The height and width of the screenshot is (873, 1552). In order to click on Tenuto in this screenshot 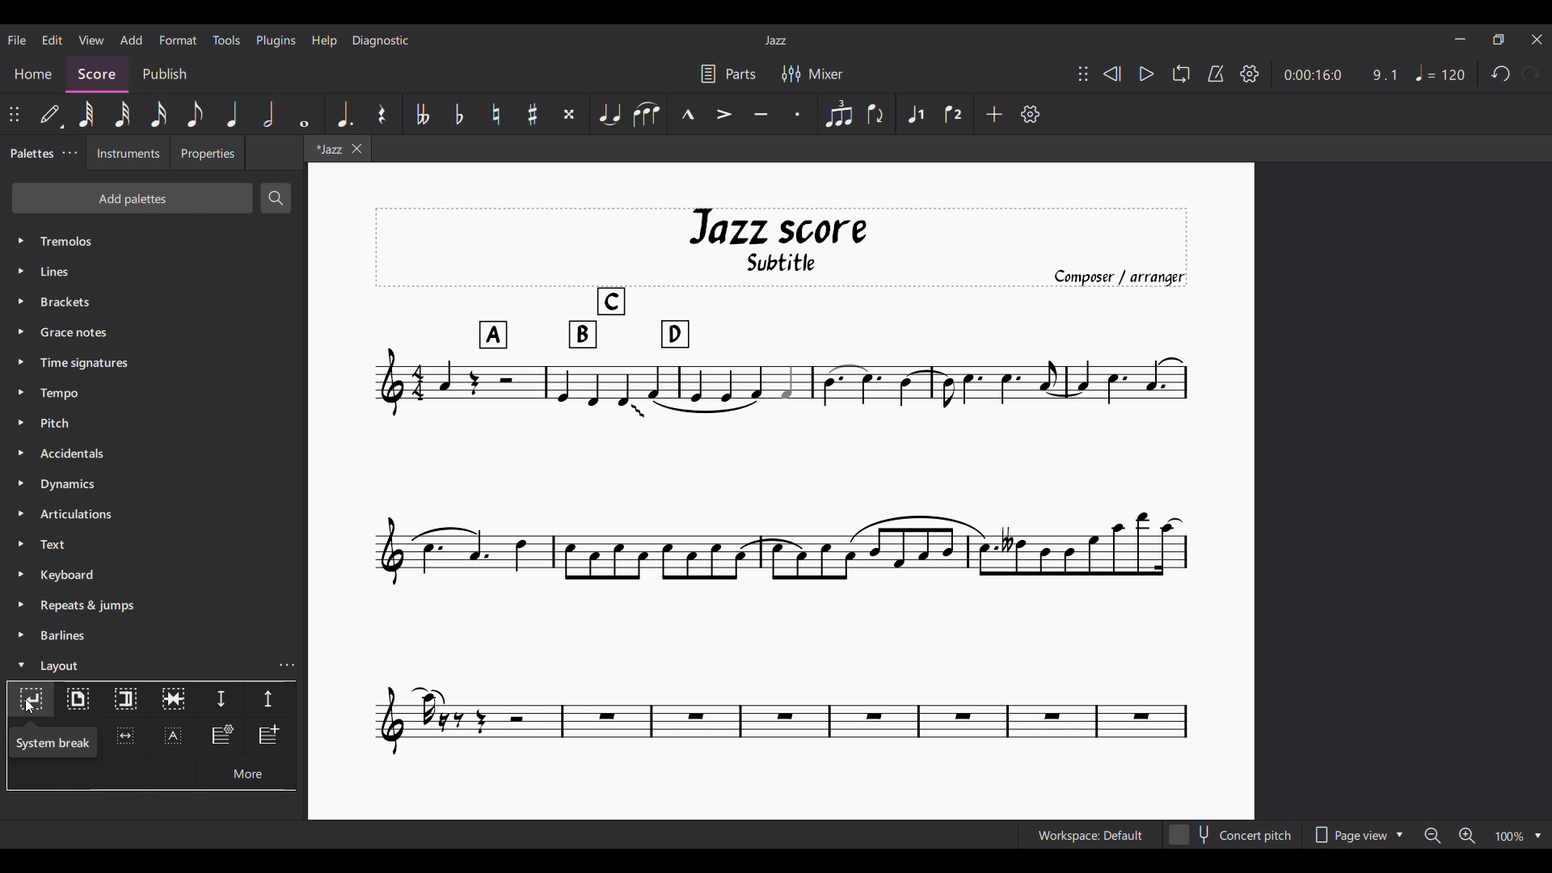, I will do `click(761, 114)`.